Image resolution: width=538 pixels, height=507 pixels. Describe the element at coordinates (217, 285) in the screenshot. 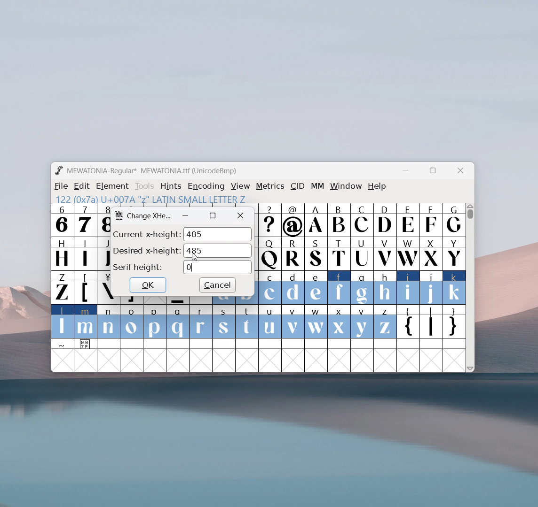

I see `cancel` at that location.